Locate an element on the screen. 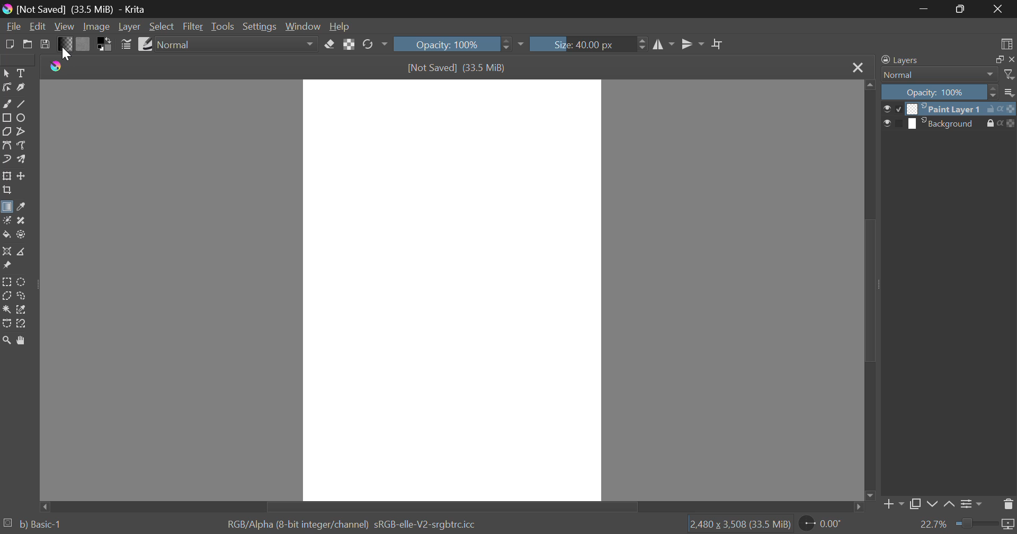  Normal is located at coordinates (933, 75).